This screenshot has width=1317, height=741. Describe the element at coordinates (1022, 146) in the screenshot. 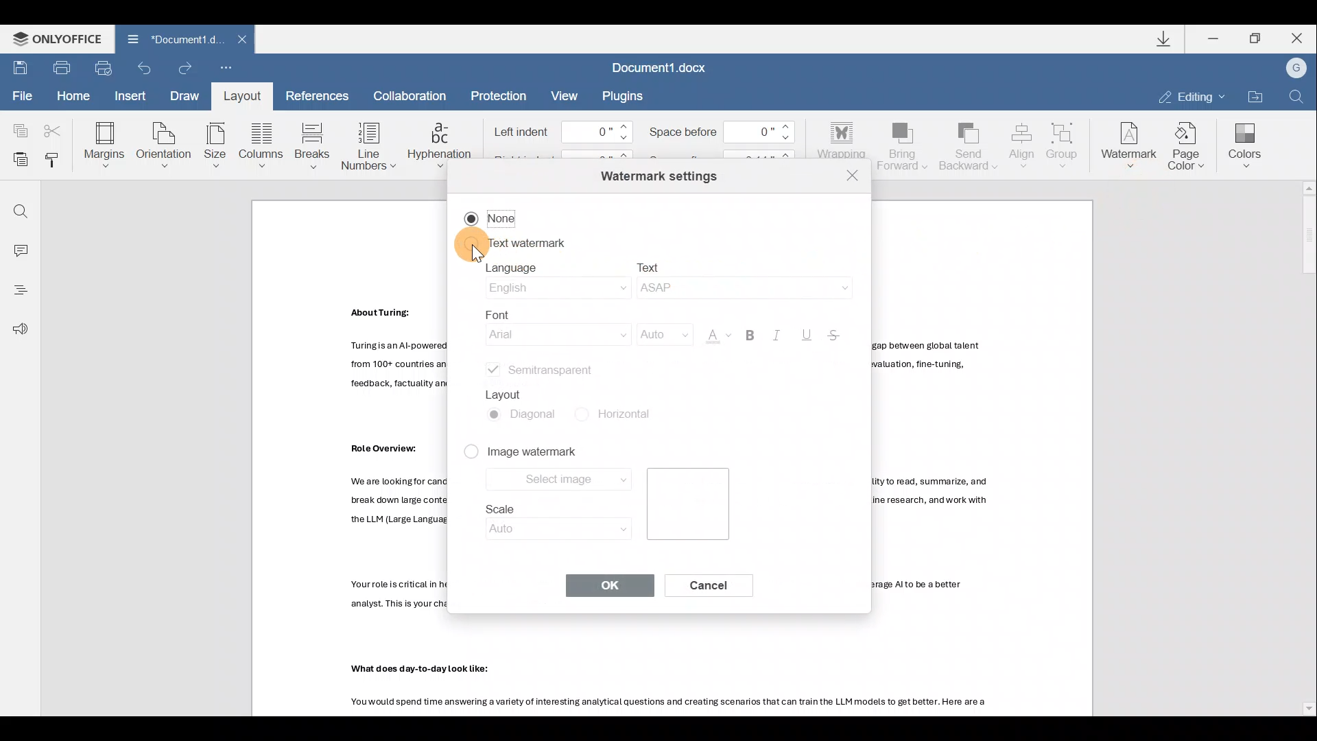

I see `Align` at that location.